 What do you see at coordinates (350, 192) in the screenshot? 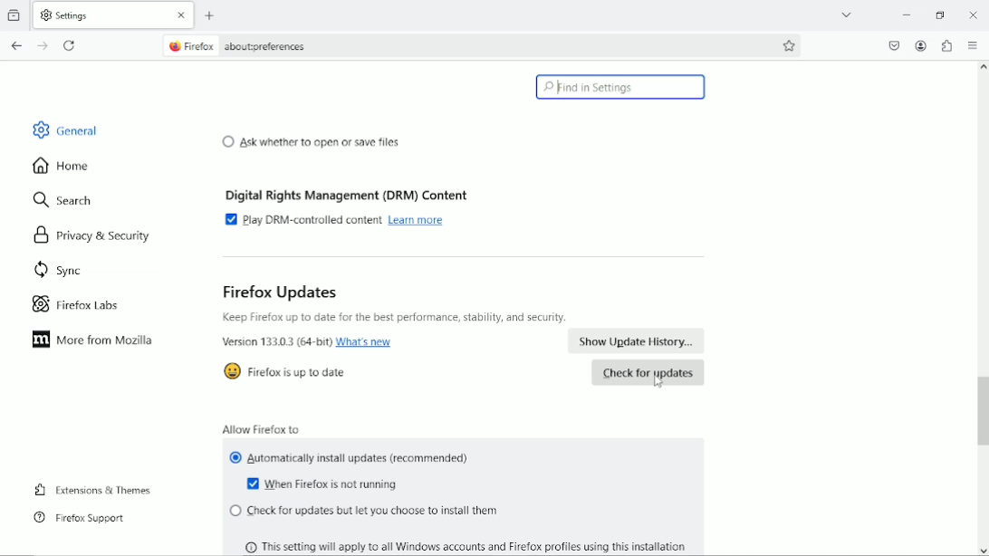
I see `Digital Rights Management (DRM) Content` at bounding box center [350, 192].